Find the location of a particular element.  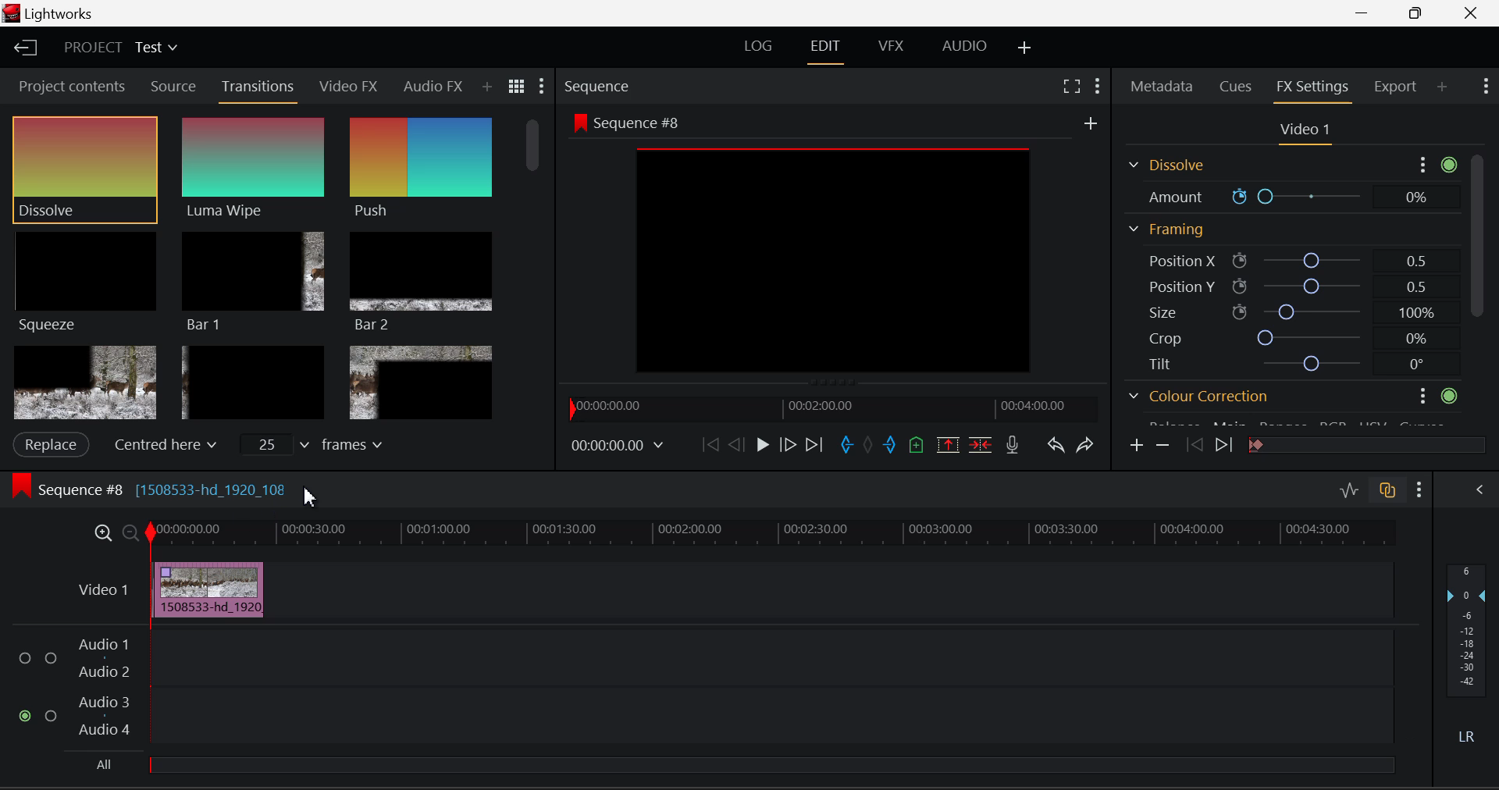

Scroll Bar is located at coordinates (534, 244).